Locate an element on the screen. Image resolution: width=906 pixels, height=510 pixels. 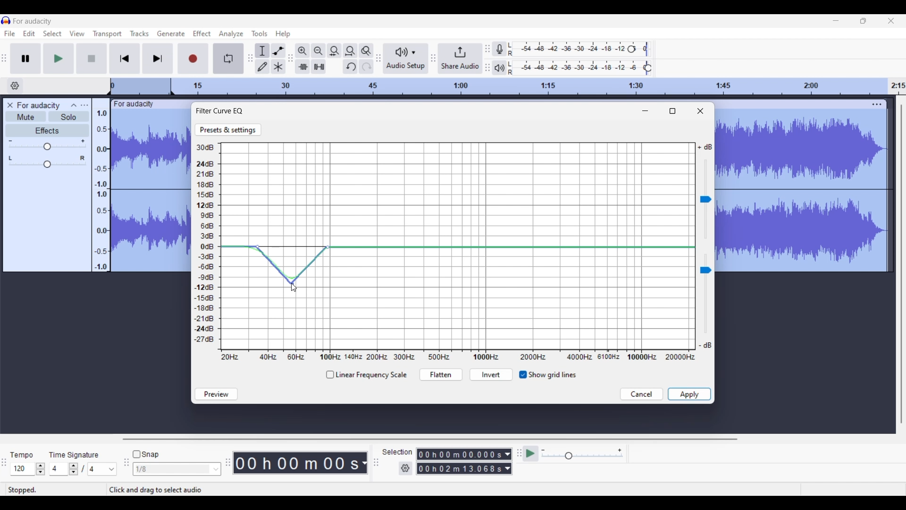
Record meter is located at coordinates (500, 49).